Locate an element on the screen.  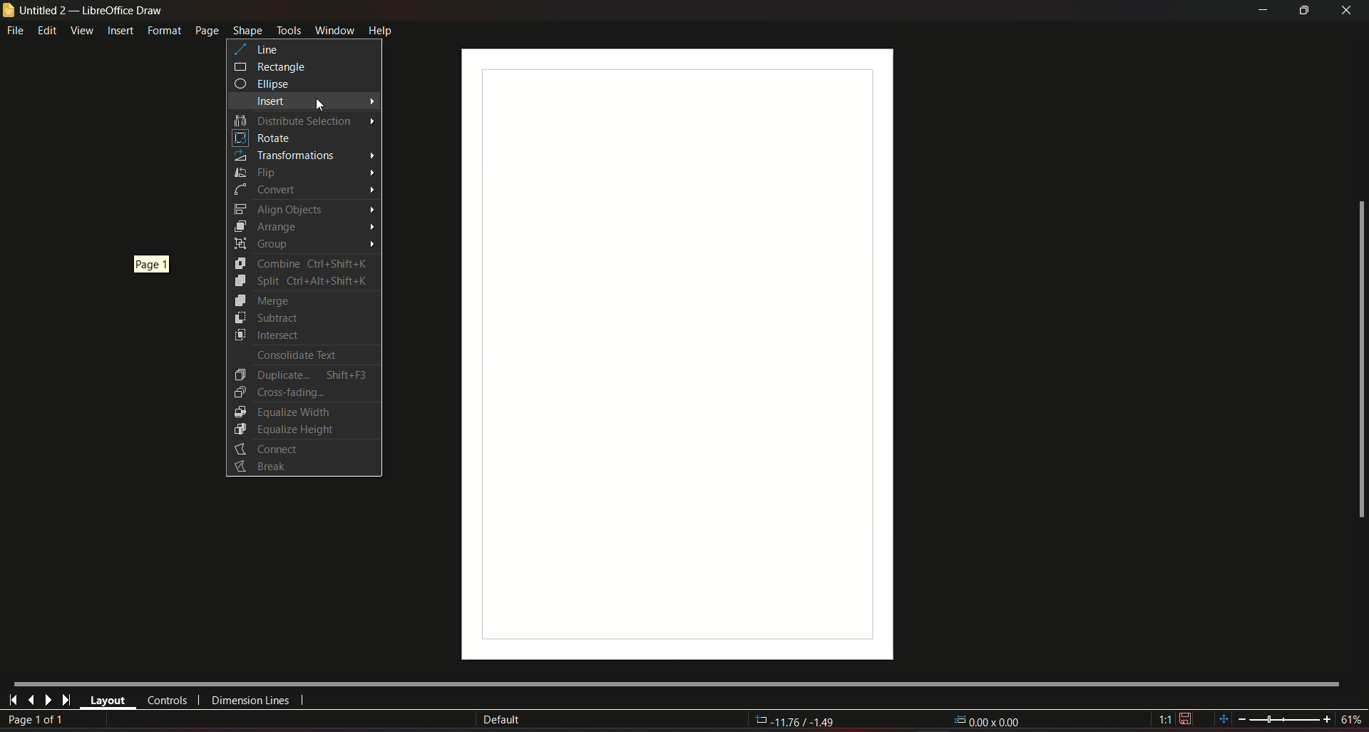
-11.76/-1.49 is located at coordinates (796, 722).